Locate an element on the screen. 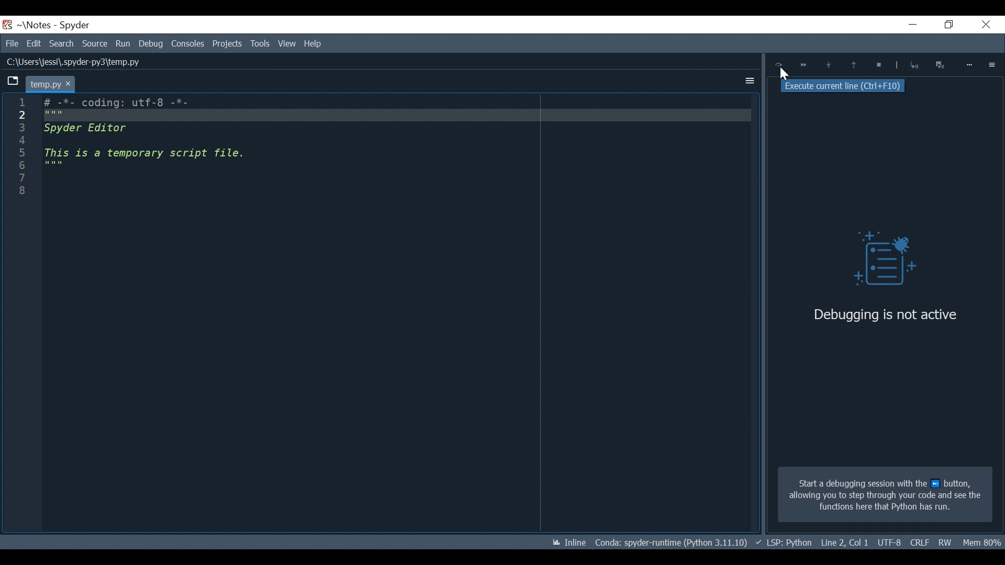  Current tab is located at coordinates (51, 83).